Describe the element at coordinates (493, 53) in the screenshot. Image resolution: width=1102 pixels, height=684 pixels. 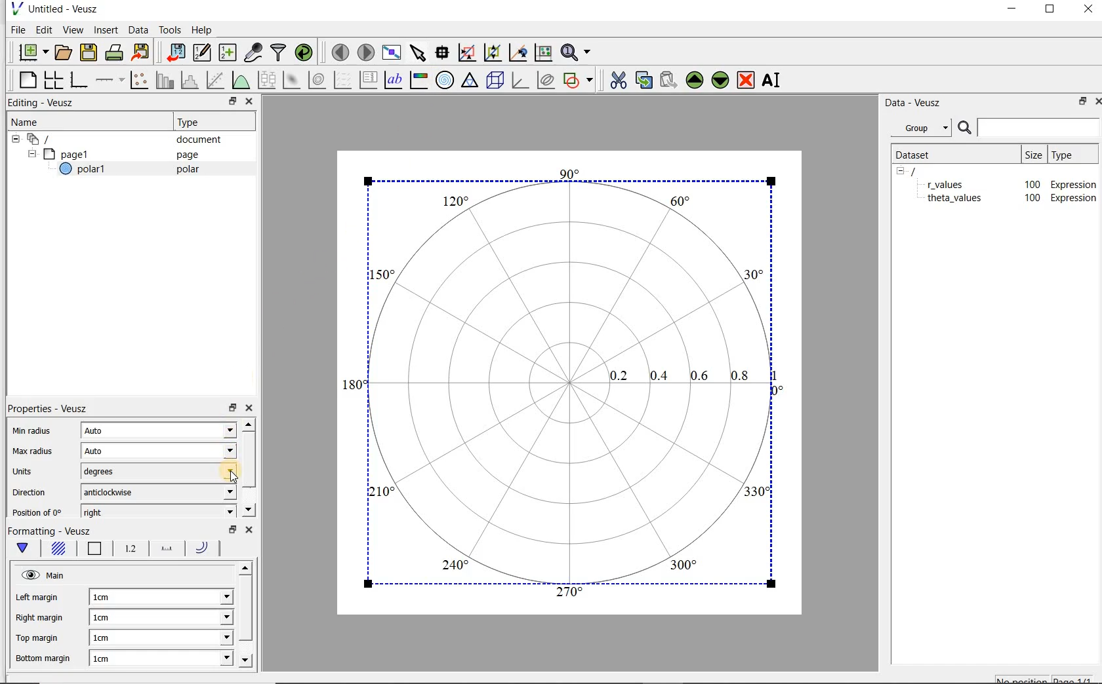
I see `click to zoom out of graph axes` at that location.